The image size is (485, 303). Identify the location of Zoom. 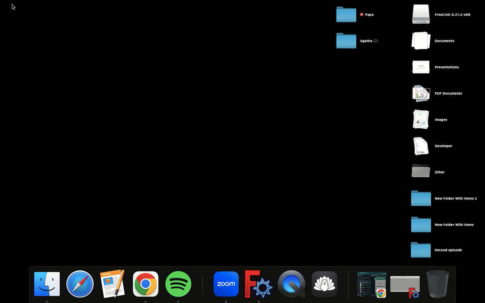
(226, 285).